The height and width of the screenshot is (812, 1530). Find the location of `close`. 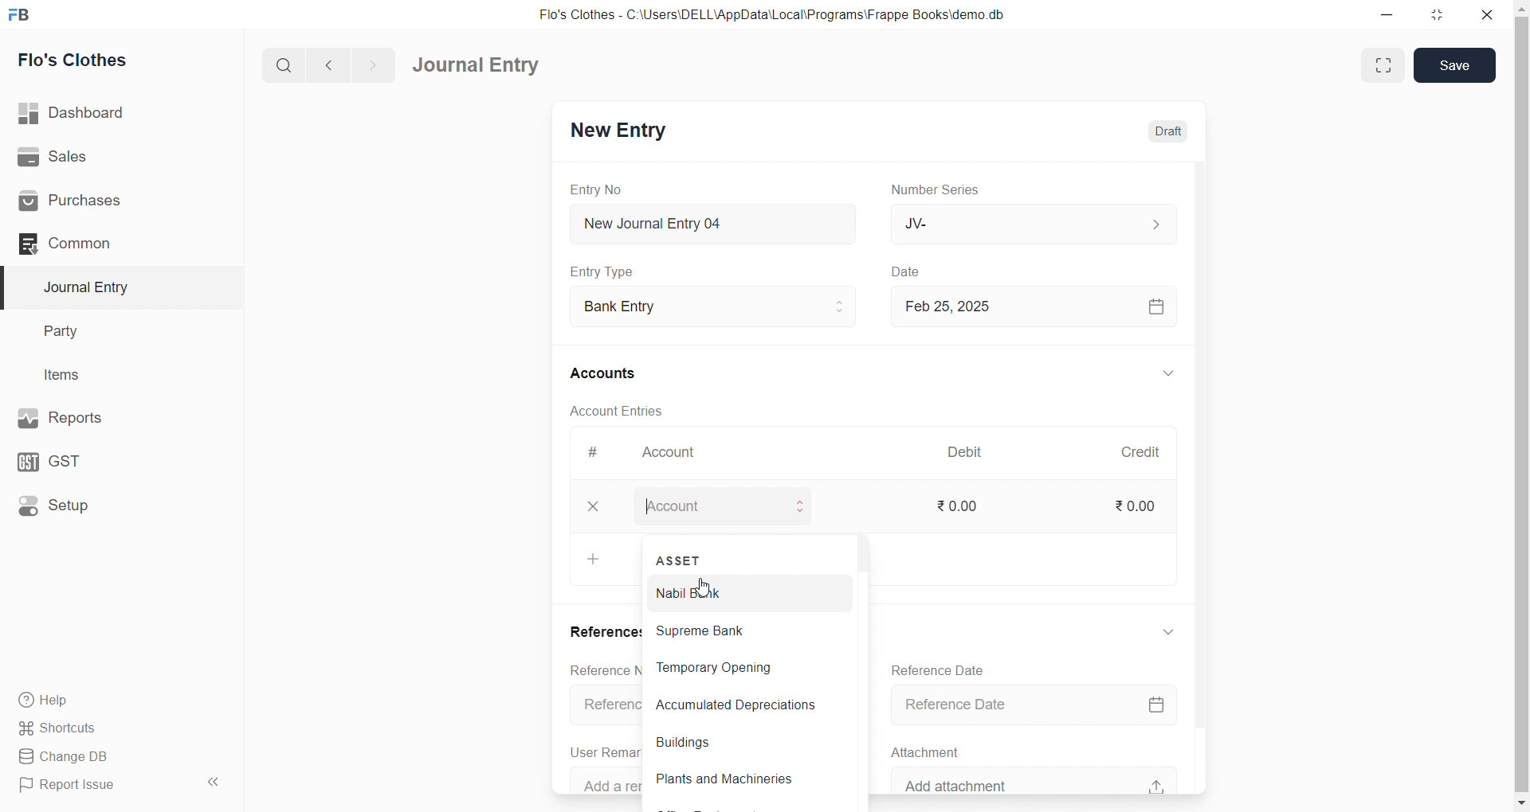

close is located at coordinates (594, 506).